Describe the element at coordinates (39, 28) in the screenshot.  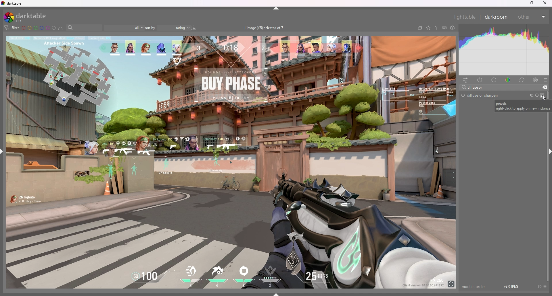
I see `color label` at that location.